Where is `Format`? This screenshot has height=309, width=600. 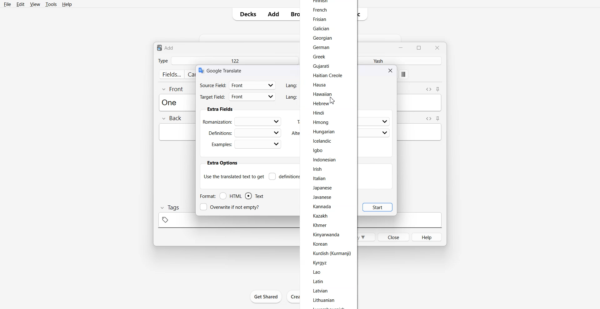
Format is located at coordinates (207, 196).